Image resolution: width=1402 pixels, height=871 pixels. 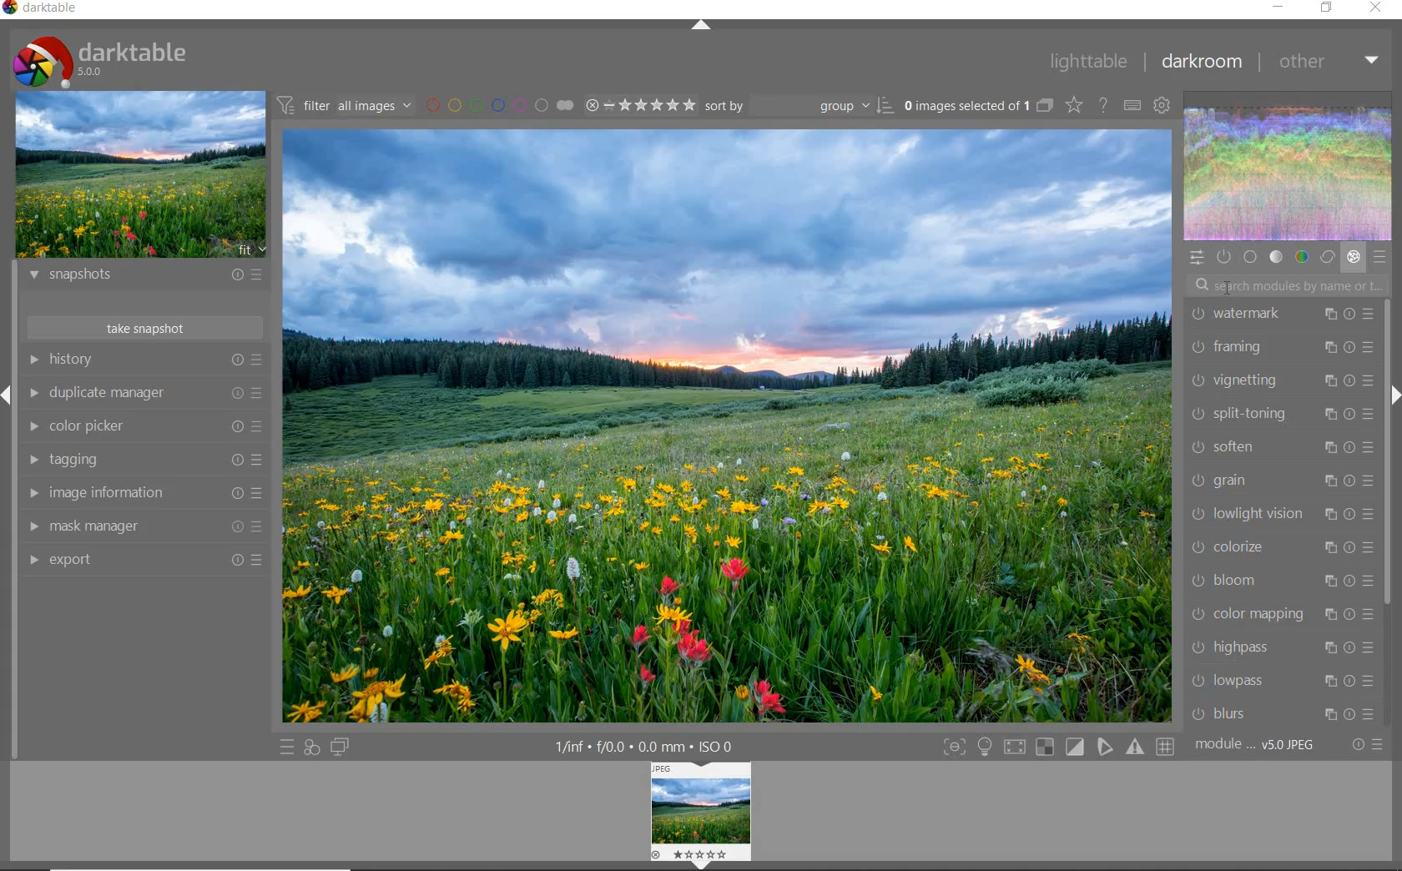 I want to click on image preview, so click(x=142, y=175).